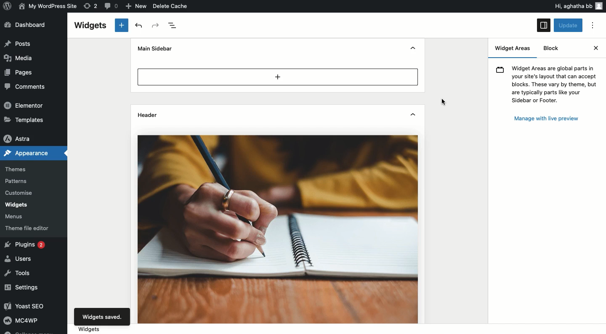  What do you see at coordinates (27, 245) in the screenshot?
I see `Plugins` at bounding box center [27, 245].